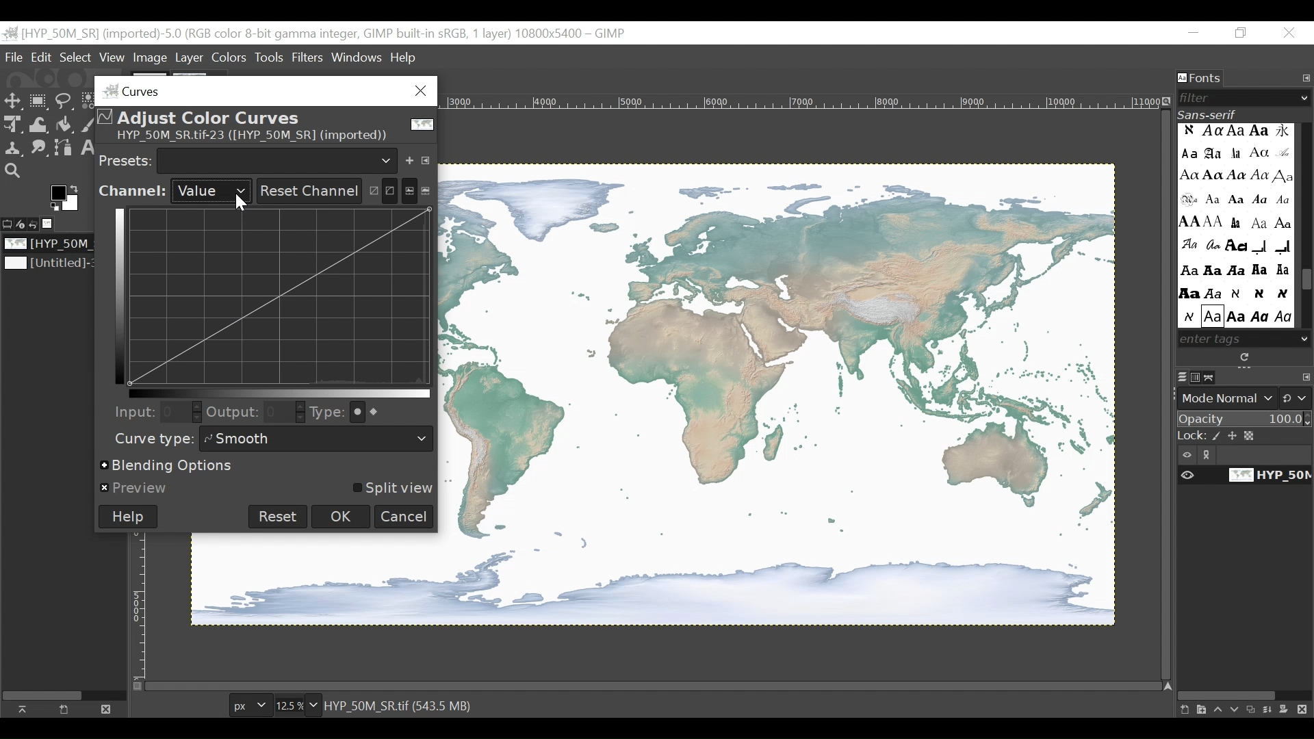  What do you see at coordinates (151, 439) in the screenshot?
I see `Curve type` at bounding box center [151, 439].